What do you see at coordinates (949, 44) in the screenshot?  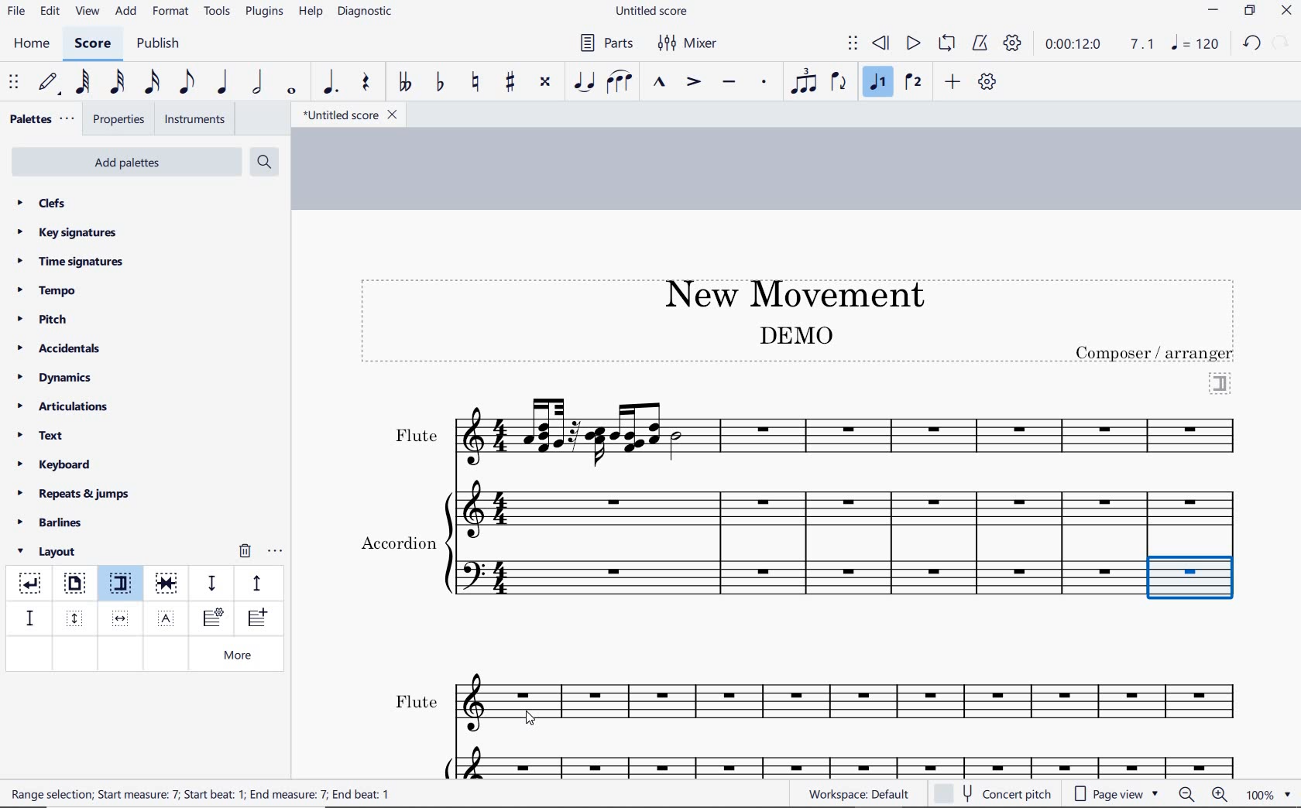 I see `loop playback` at bounding box center [949, 44].